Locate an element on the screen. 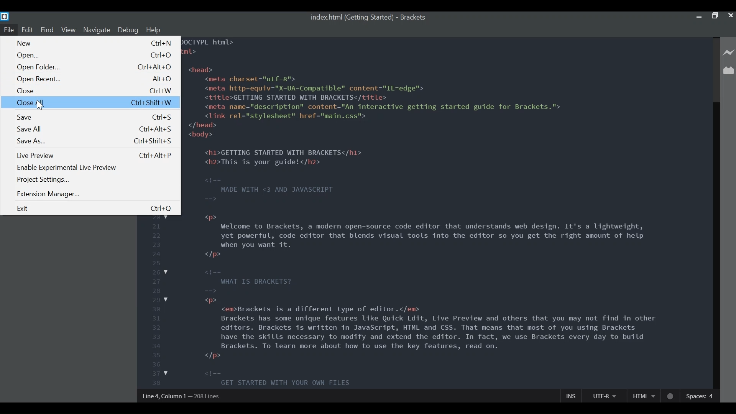 This screenshot has width=736, height=414. Navigate is located at coordinates (96, 30).